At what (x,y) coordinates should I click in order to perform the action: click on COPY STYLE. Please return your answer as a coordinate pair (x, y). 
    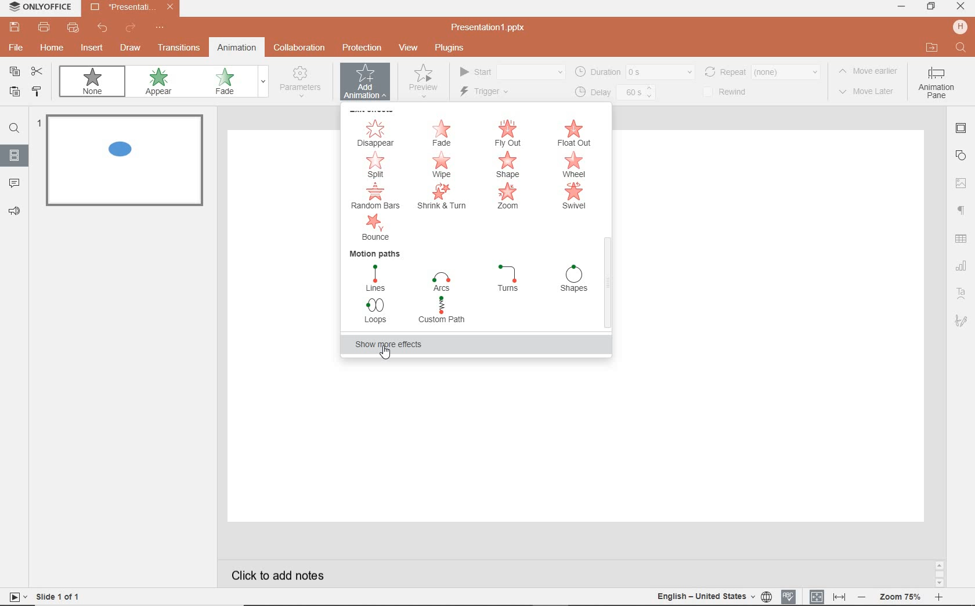
    Looking at the image, I should click on (37, 92).